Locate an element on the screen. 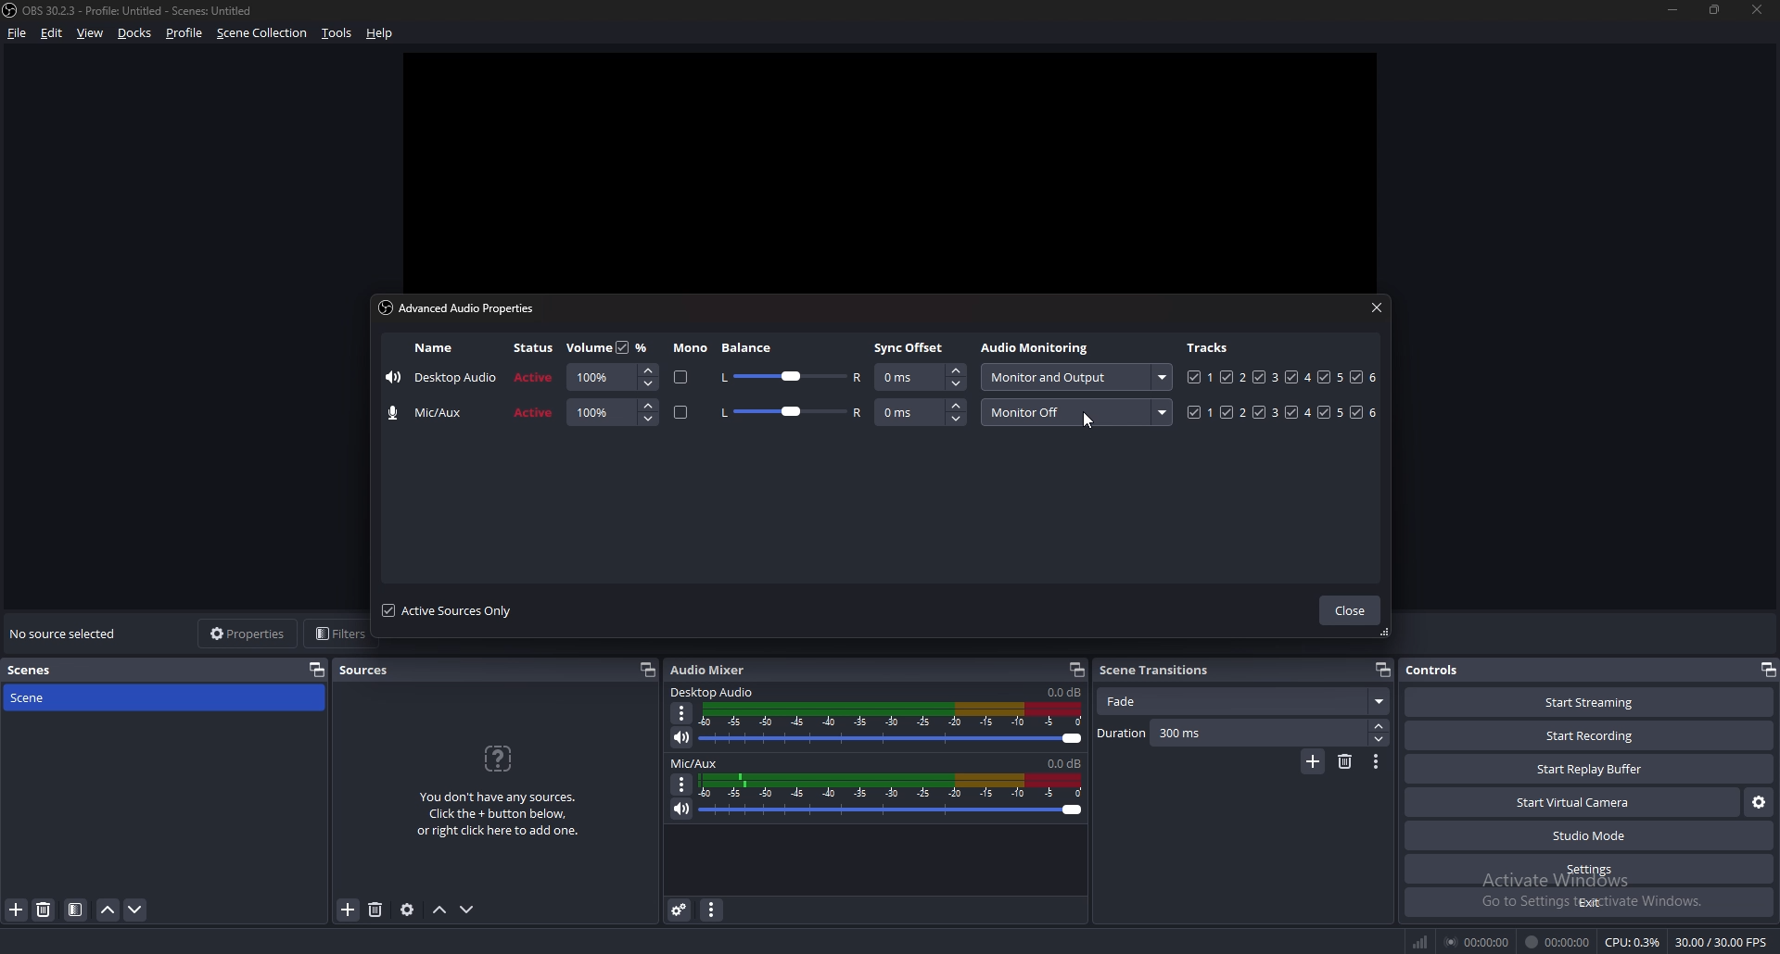 Image resolution: width=1780 pixels, height=954 pixels. add filter is located at coordinates (17, 910).